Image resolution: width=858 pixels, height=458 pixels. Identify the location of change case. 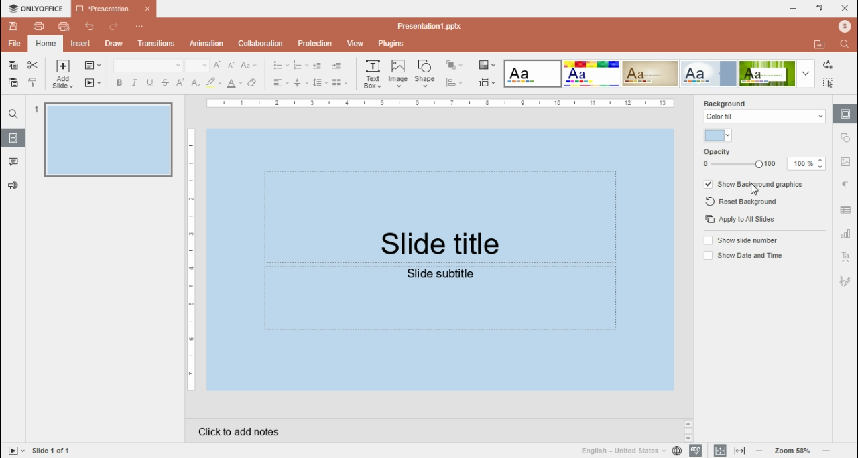
(249, 65).